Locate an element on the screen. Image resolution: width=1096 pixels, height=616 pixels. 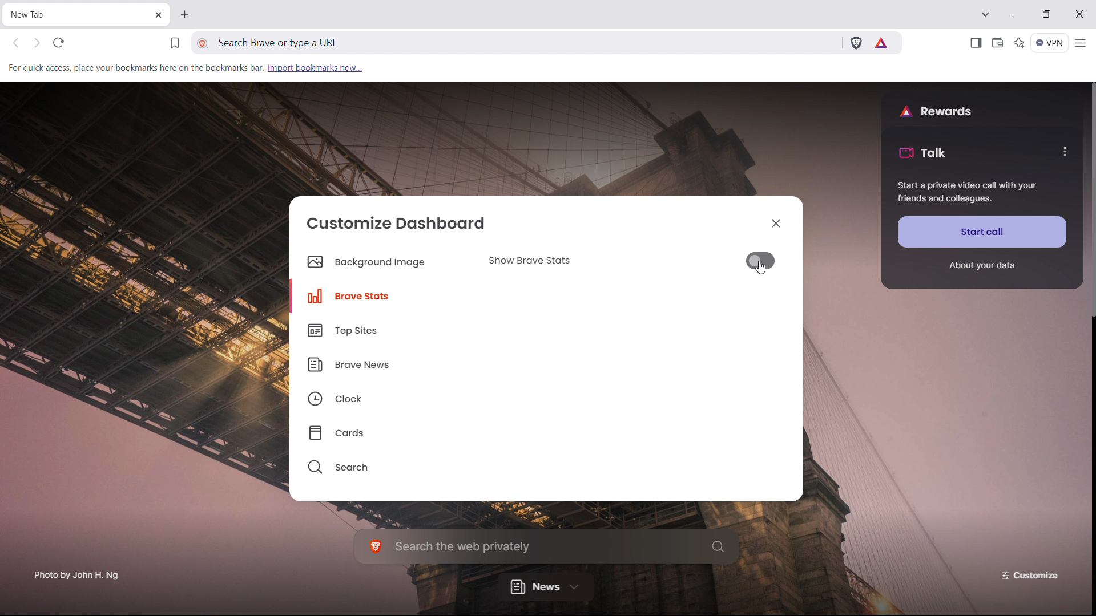
search in tabs is located at coordinates (985, 13).